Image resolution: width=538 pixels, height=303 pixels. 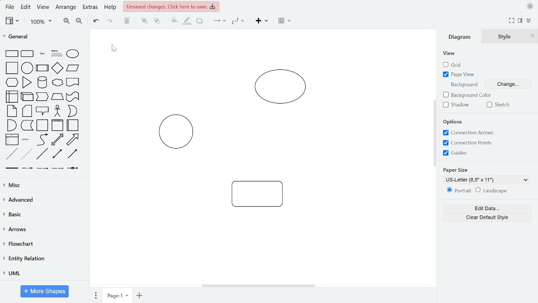 I want to click on vertical scrollbar, so click(x=434, y=132).